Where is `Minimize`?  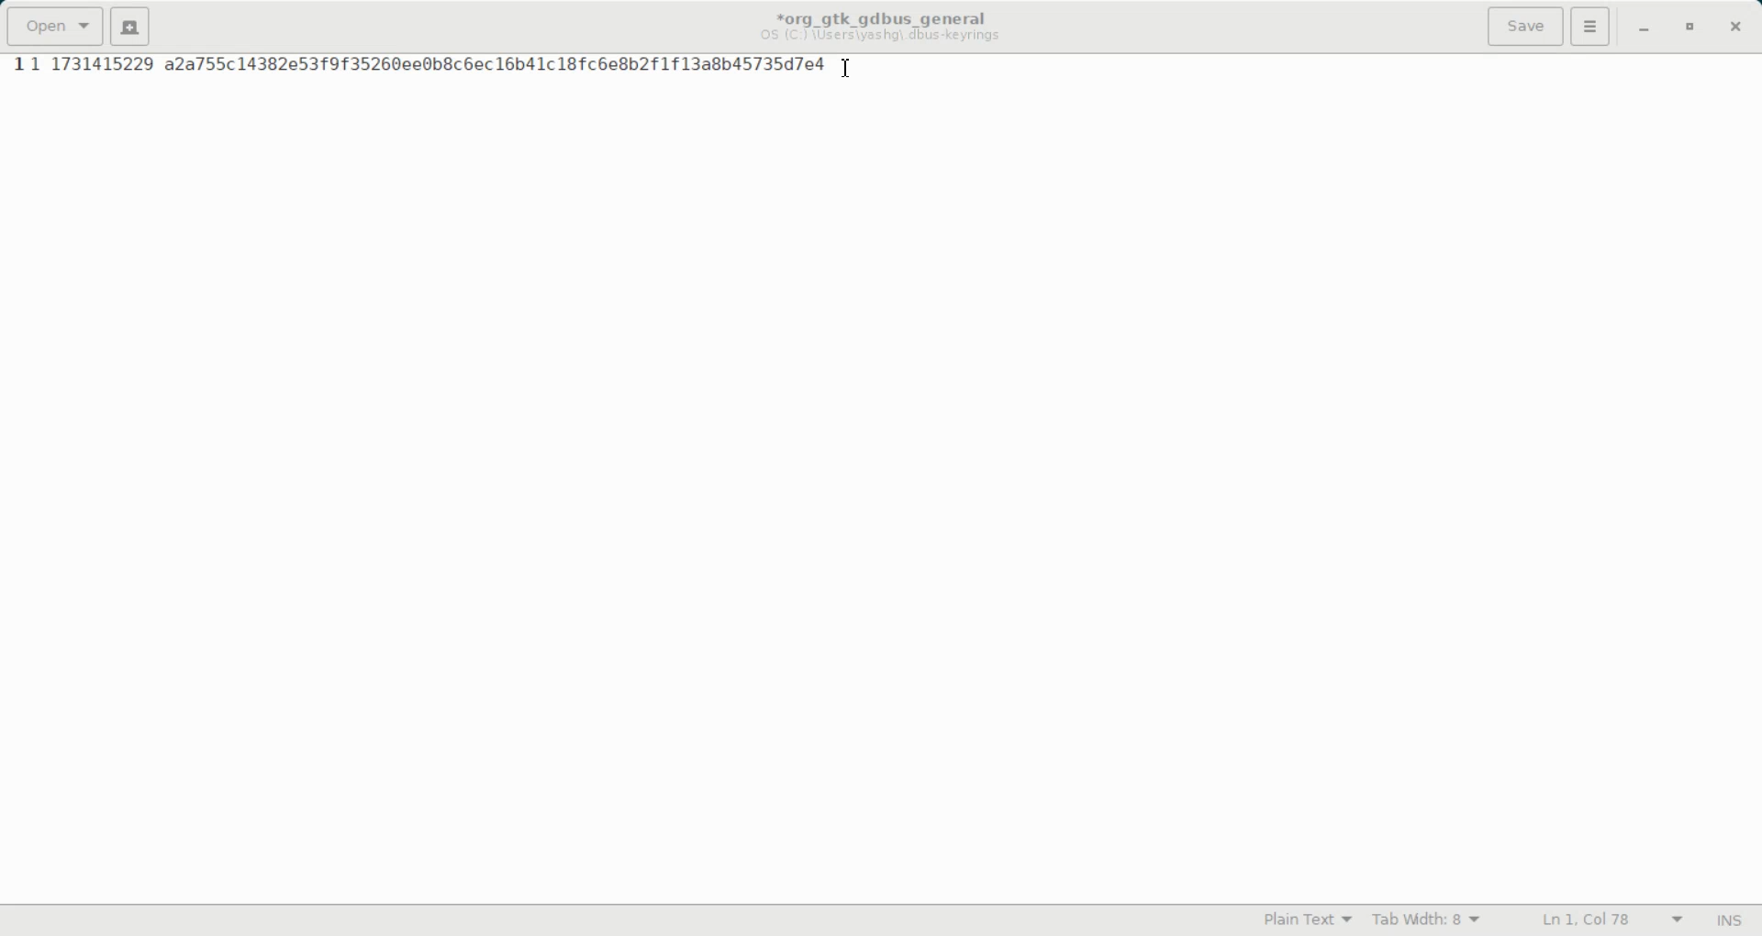
Minimize is located at coordinates (1643, 28).